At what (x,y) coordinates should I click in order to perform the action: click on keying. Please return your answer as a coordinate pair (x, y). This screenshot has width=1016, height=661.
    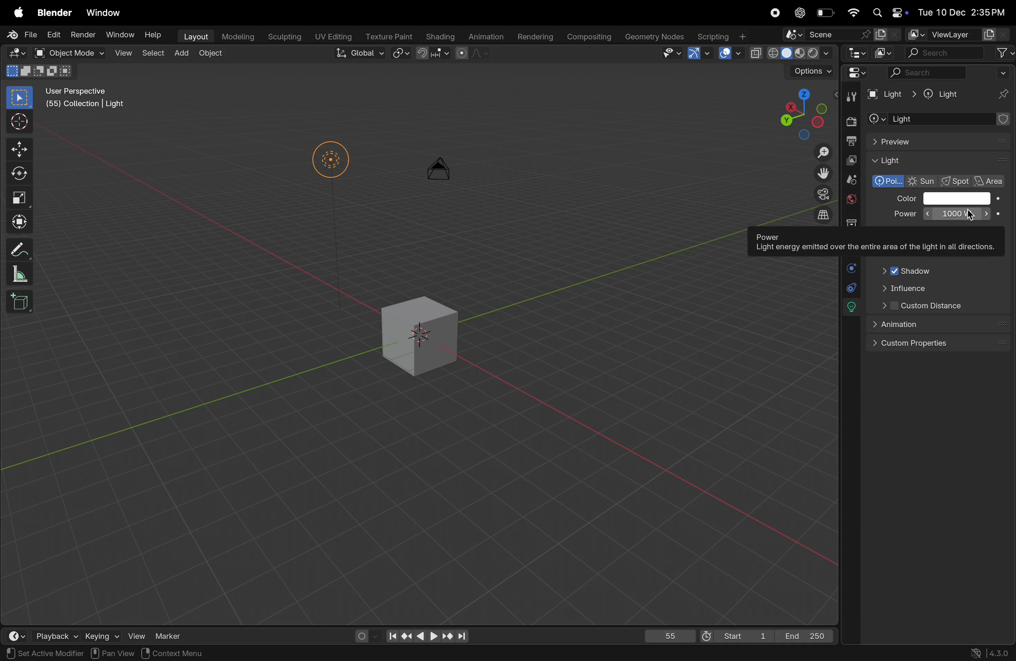
    Looking at the image, I should click on (102, 635).